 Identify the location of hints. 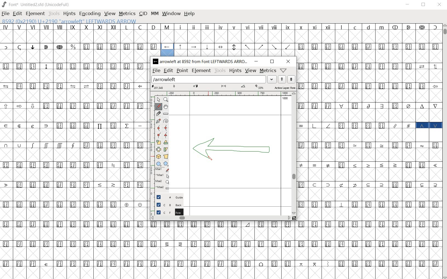
(235, 70).